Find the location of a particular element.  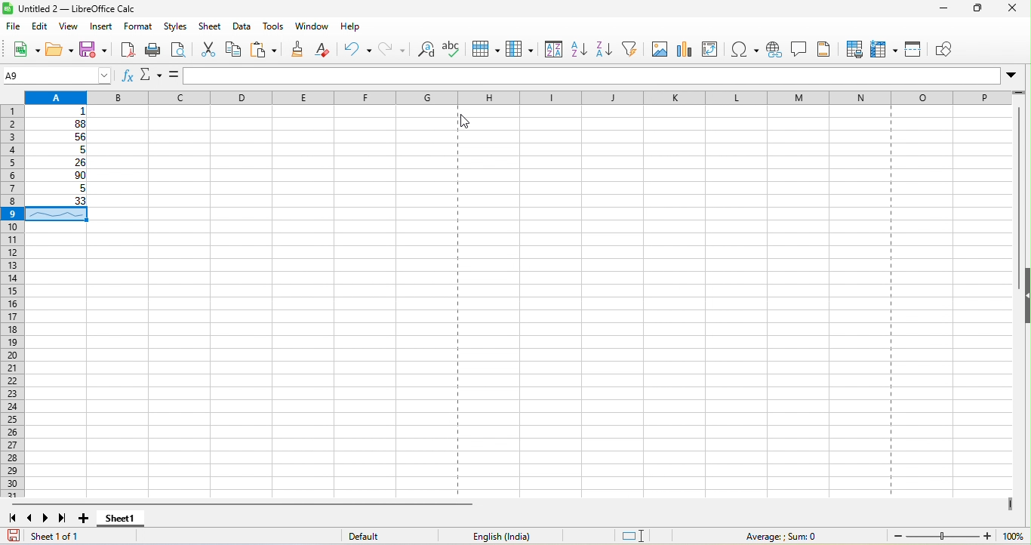

sort is located at coordinates (551, 51).